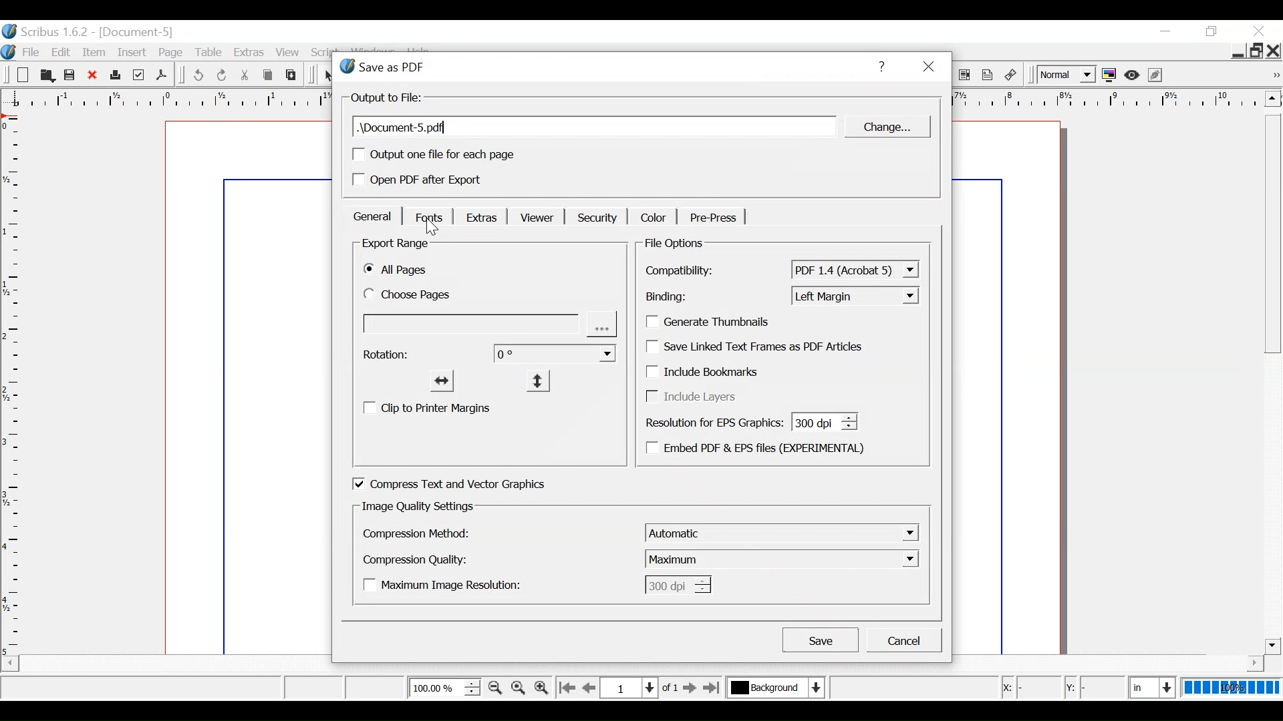 The width and height of the screenshot is (1283, 721). I want to click on Select Rotation, so click(555, 352).